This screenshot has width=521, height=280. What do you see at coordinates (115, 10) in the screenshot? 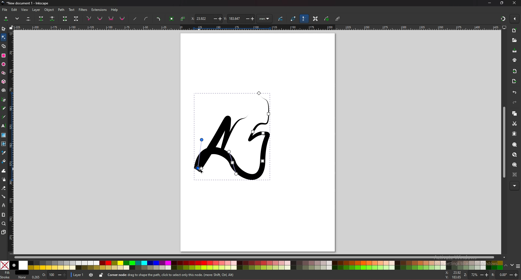
I see `help` at bounding box center [115, 10].